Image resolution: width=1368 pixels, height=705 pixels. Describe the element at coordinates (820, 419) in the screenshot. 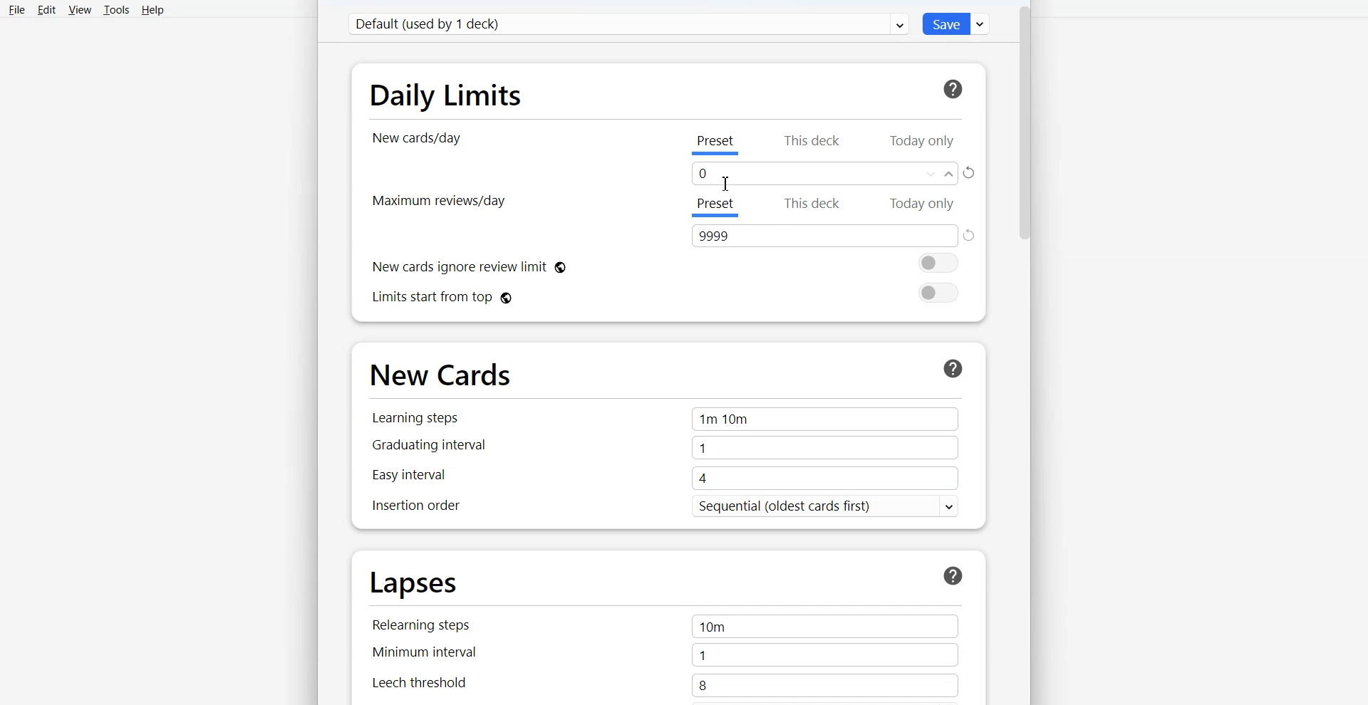

I see `1m 10m` at that location.